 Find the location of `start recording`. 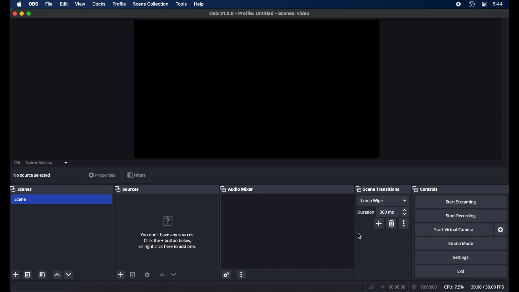

start recording is located at coordinates (462, 216).